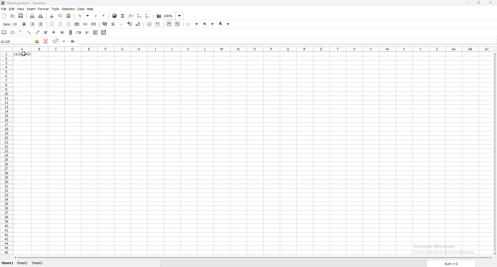 This screenshot has width=497, height=267. What do you see at coordinates (71, 32) in the screenshot?
I see `scroll bar` at bounding box center [71, 32].